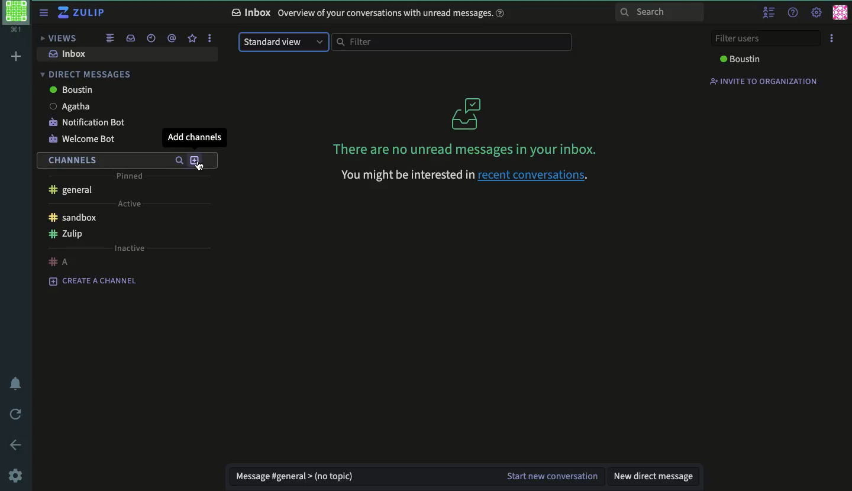 The height and width of the screenshot is (491, 852). What do you see at coordinates (209, 40) in the screenshot?
I see `options` at bounding box center [209, 40].